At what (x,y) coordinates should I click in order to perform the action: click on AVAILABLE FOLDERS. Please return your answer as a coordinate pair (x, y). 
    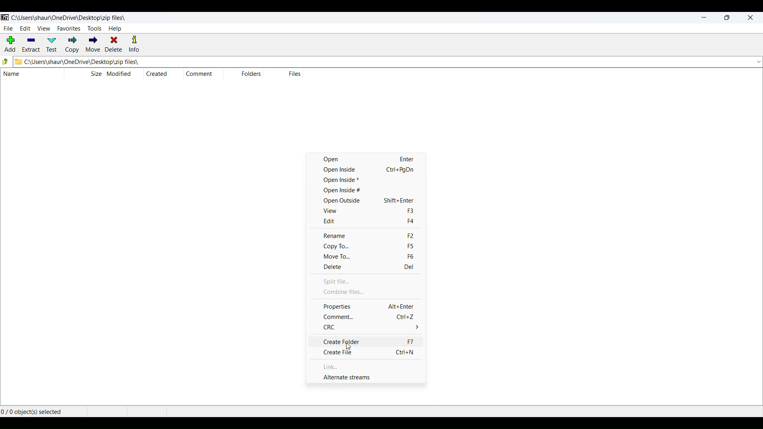
    Looking at the image, I should click on (757, 62).